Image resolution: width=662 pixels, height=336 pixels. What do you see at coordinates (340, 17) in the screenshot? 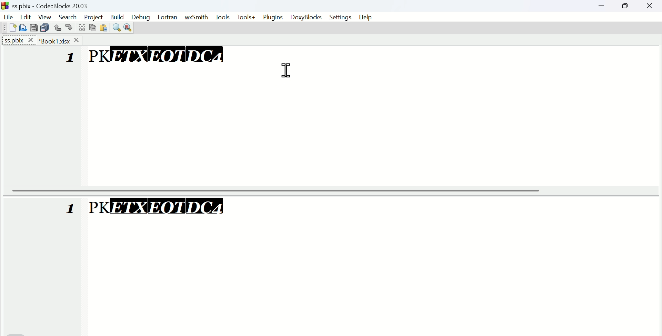
I see `Settings` at bounding box center [340, 17].